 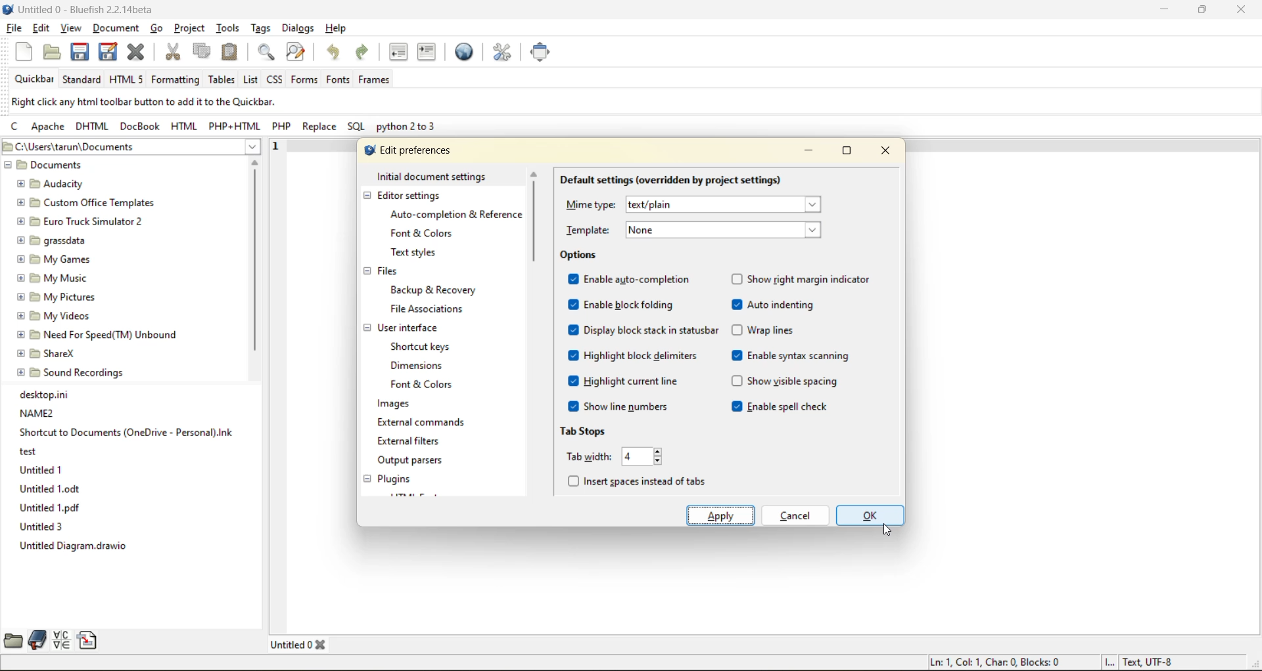 What do you see at coordinates (11, 642) in the screenshot?
I see `file browser` at bounding box center [11, 642].